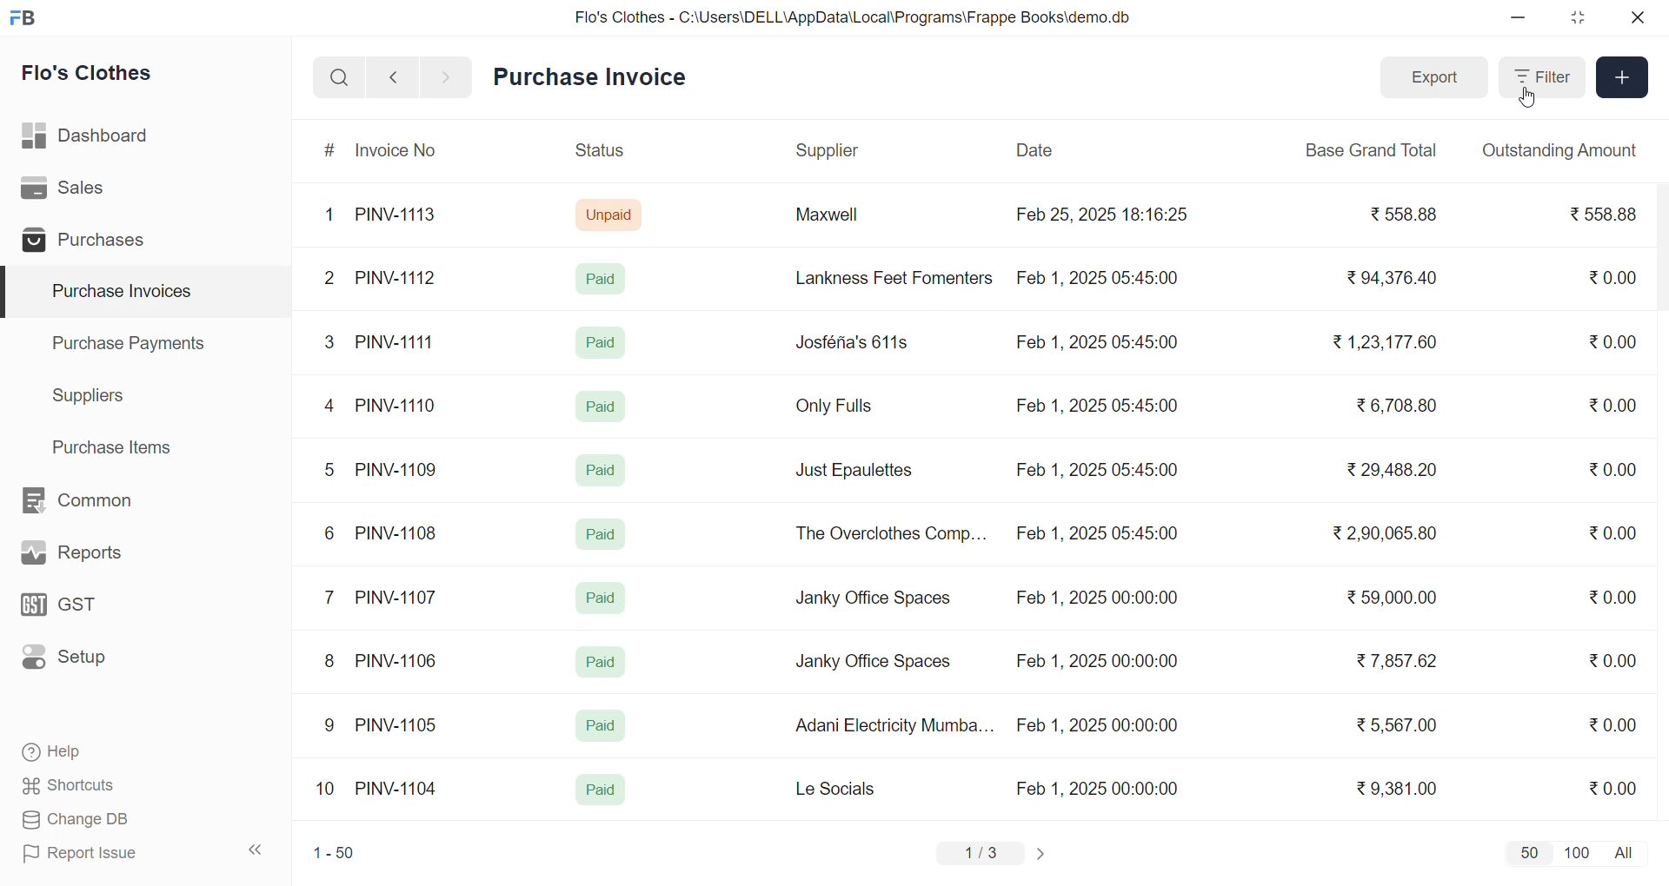 This screenshot has width=1669, height=886. Describe the element at coordinates (1528, 852) in the screenshot. I see `50` at that location.